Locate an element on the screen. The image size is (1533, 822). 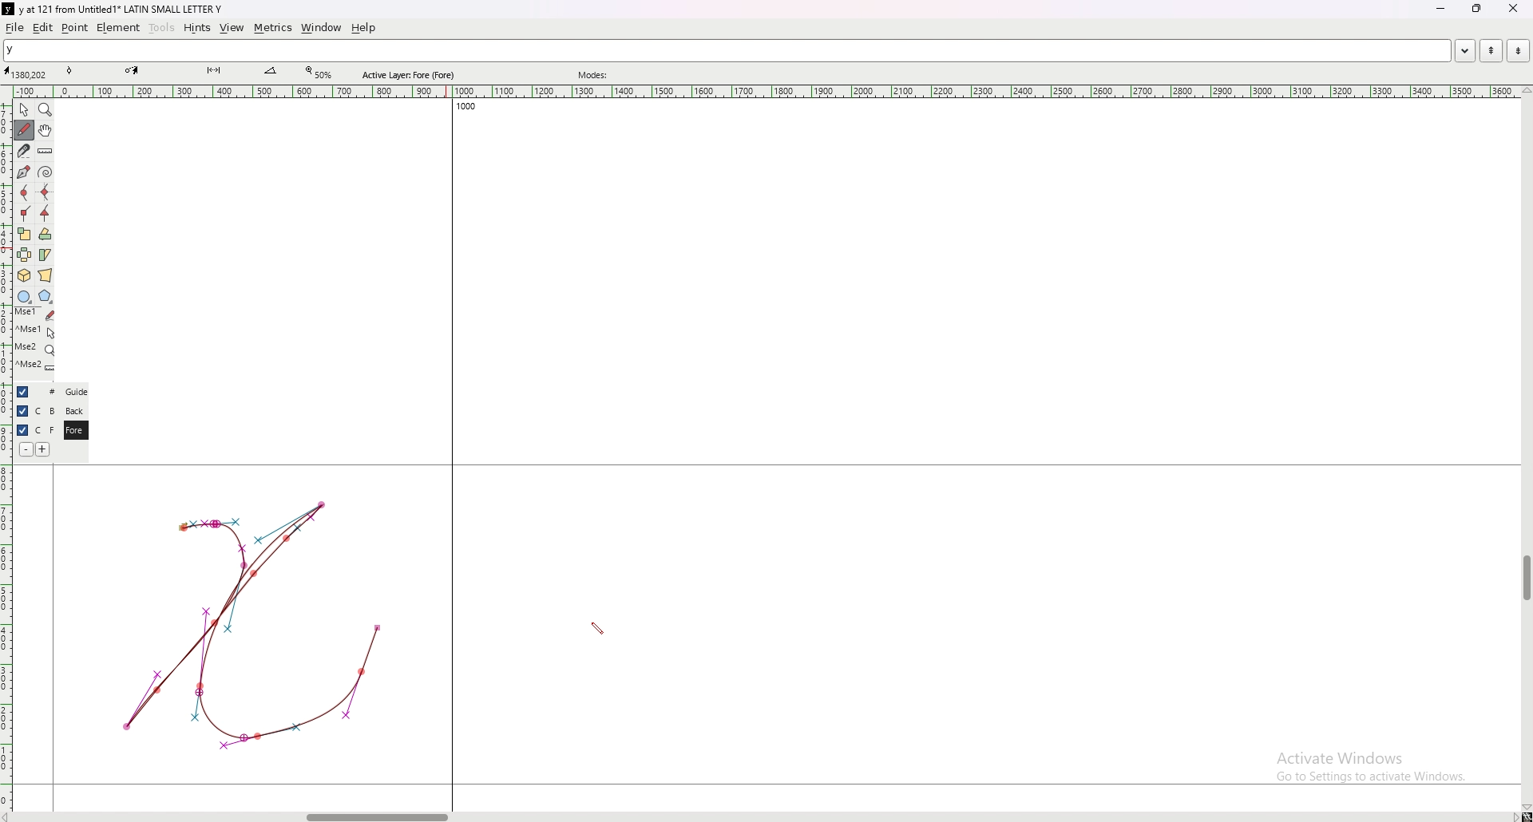
magnify is located at coordinates (46, 109).